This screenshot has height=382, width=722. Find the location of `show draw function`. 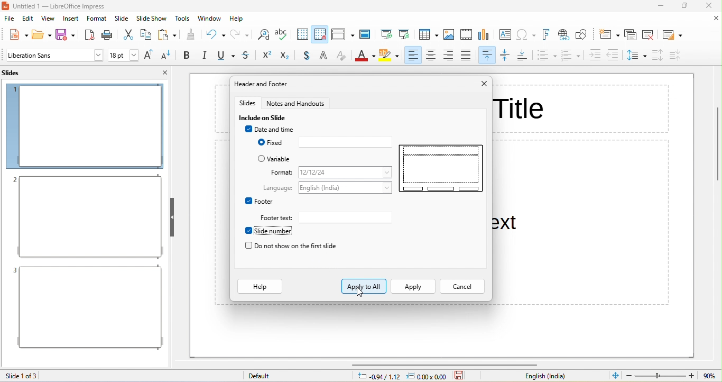

show draw function is located at coordinates (584, 35).